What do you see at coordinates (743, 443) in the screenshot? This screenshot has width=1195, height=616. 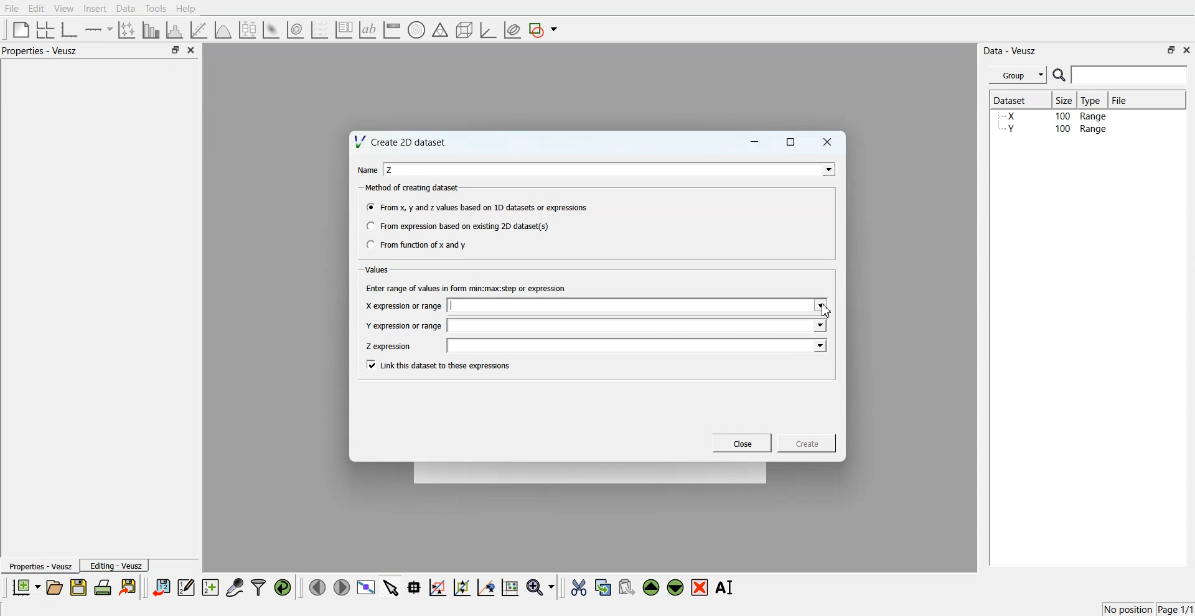 I see `Close` at bounding box center [743, 443].